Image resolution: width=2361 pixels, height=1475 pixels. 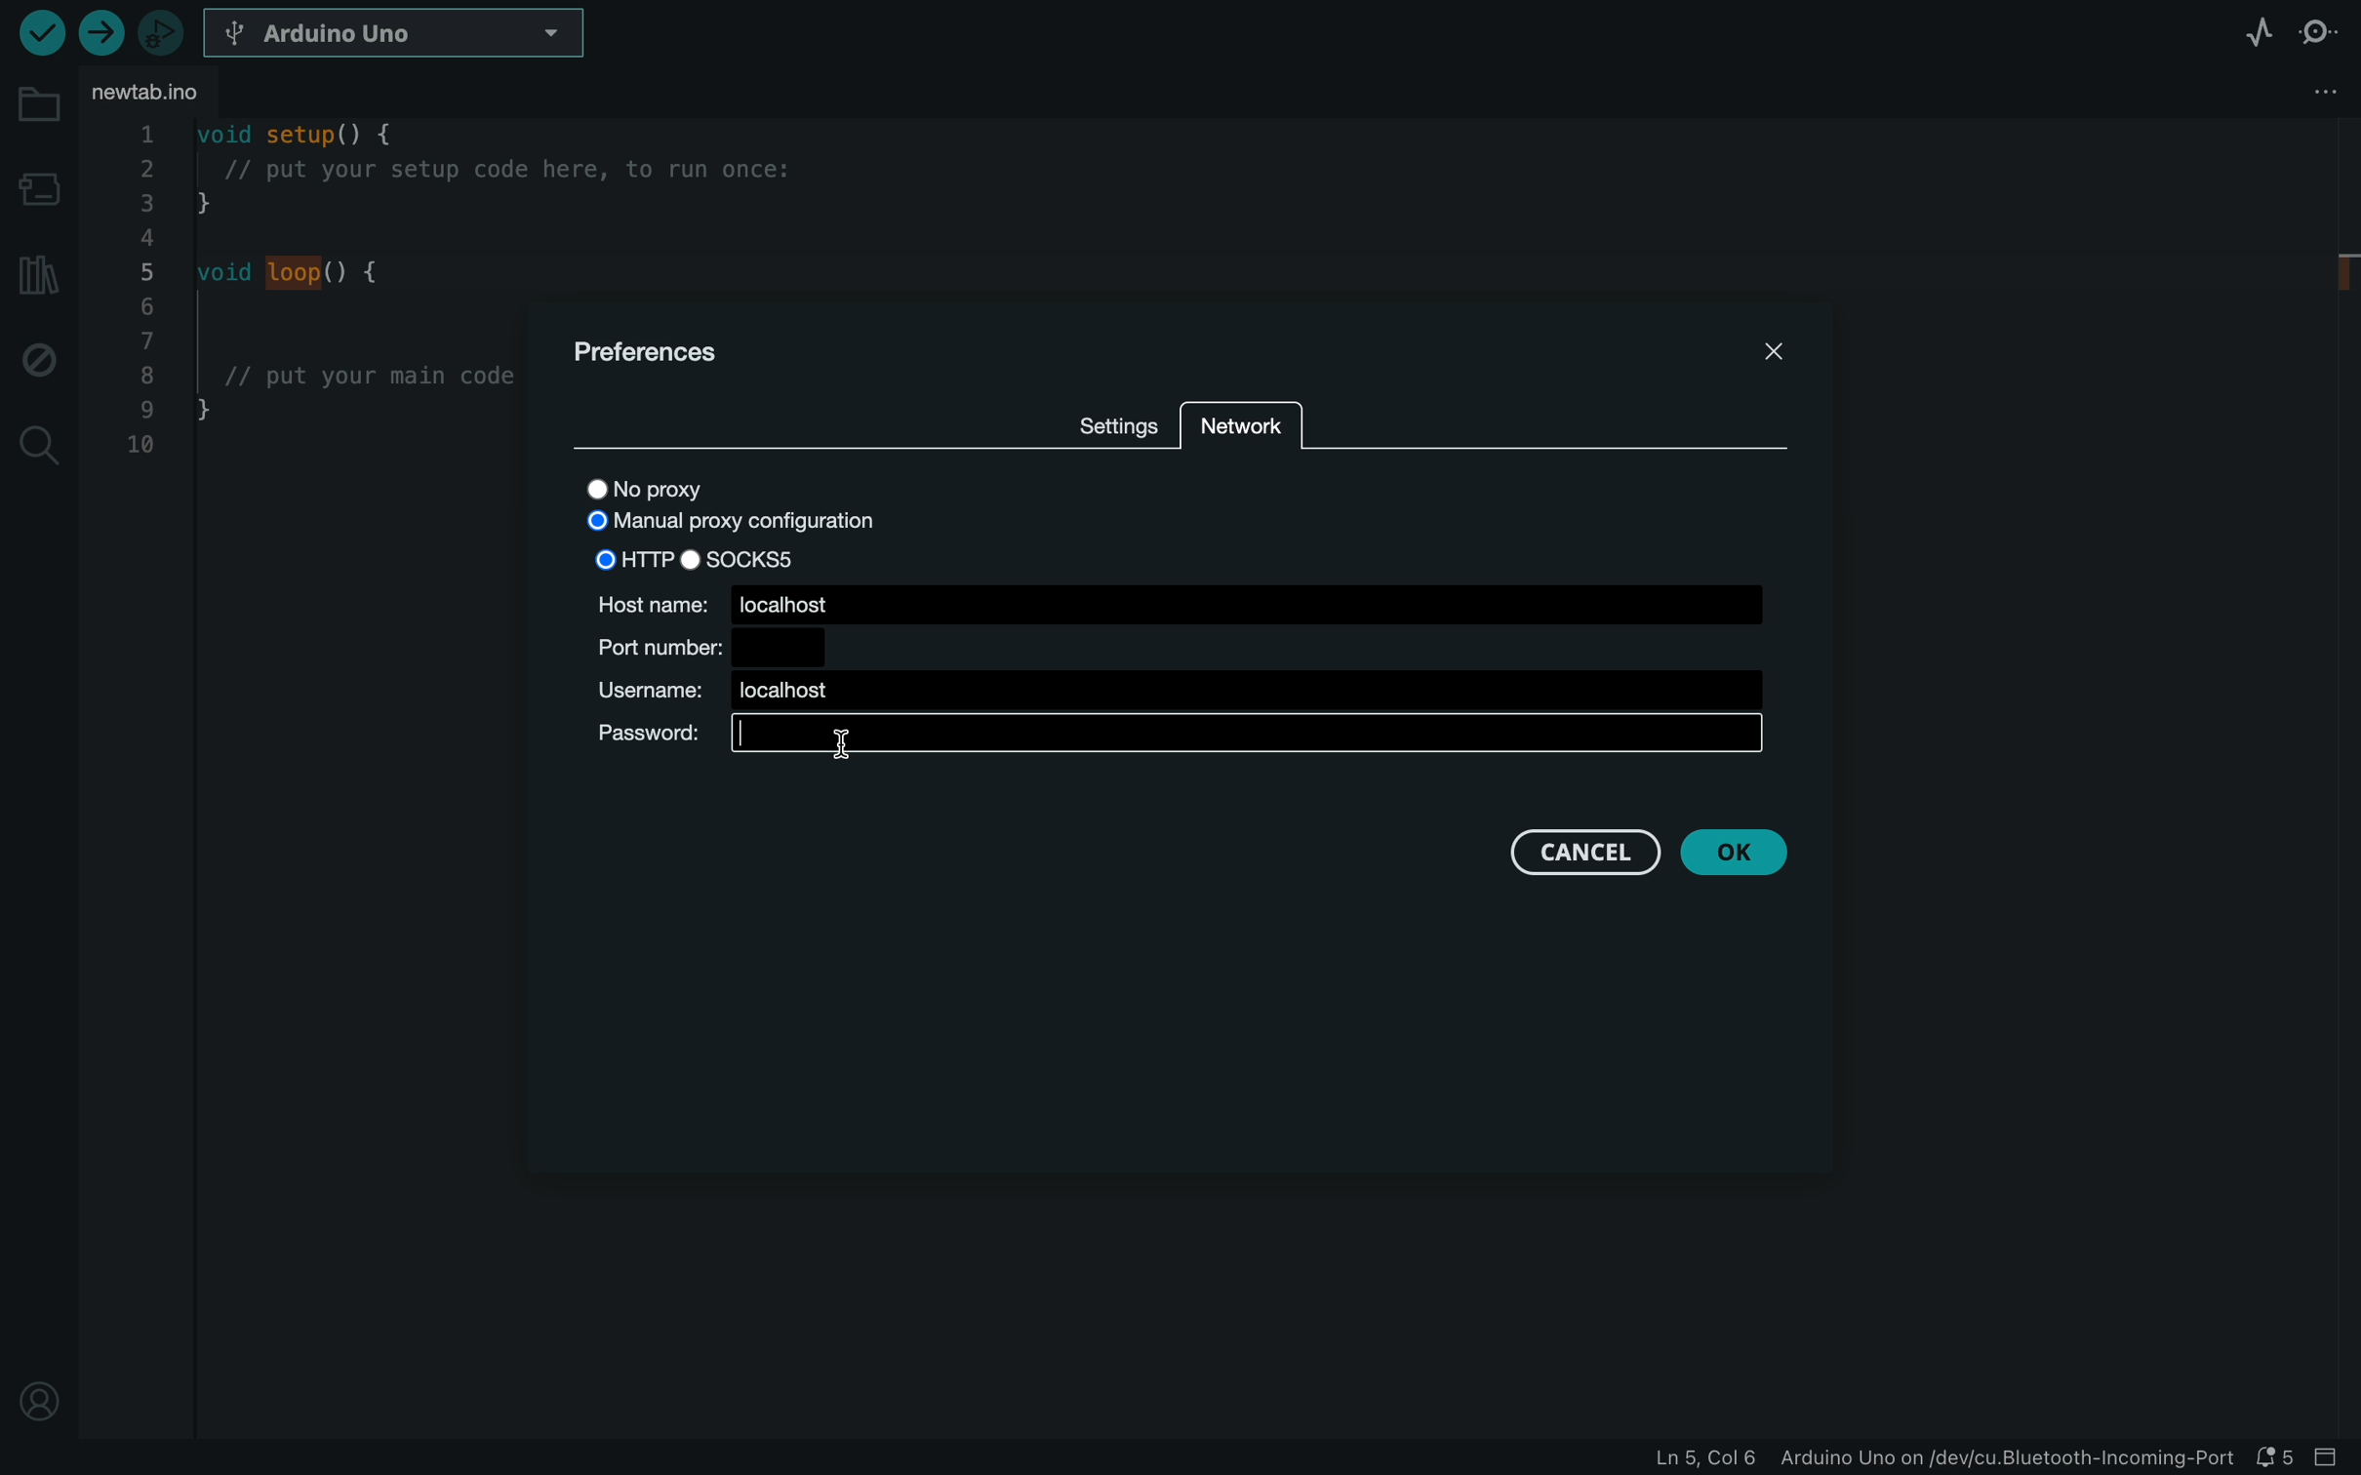 What do you see at coordinates (1171, 691) in the screenshot?
I see `username` at bounding box center [1171, 691].